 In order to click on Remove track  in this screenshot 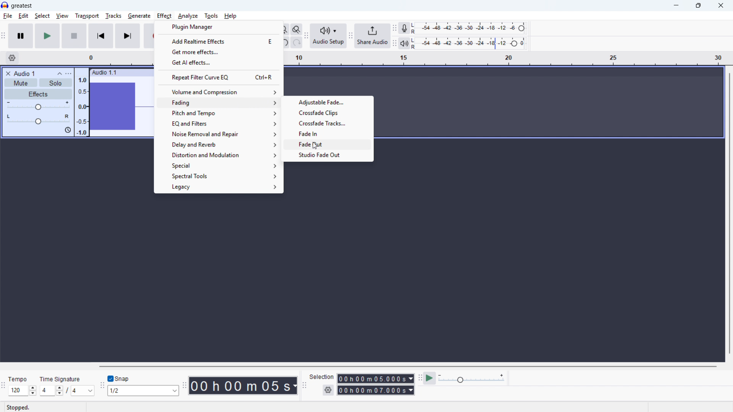, I will do `click(8, 73)`.